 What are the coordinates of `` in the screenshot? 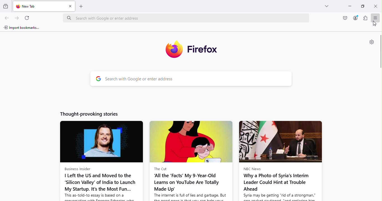 It's located at (365, 17).